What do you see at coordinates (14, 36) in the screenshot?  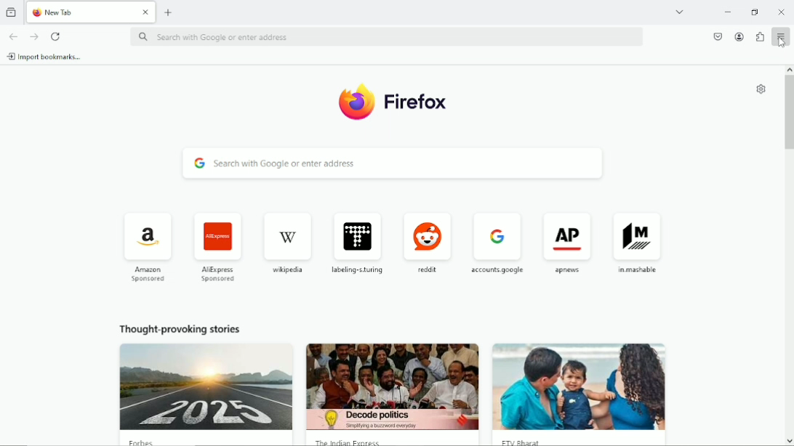 I see `go back` at bounding box center [14, 36].